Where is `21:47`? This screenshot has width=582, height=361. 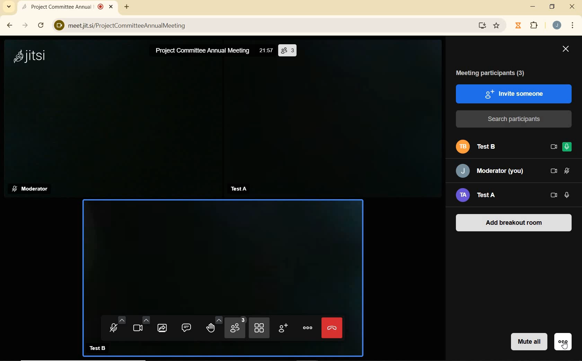 21:47 is located at coordinates (266, 50).